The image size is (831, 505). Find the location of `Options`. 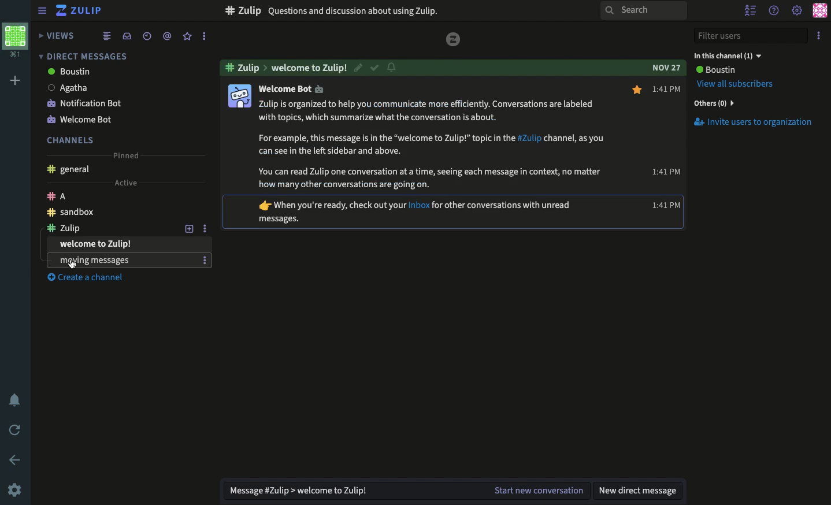

Options is located at coordinates (205, 228).